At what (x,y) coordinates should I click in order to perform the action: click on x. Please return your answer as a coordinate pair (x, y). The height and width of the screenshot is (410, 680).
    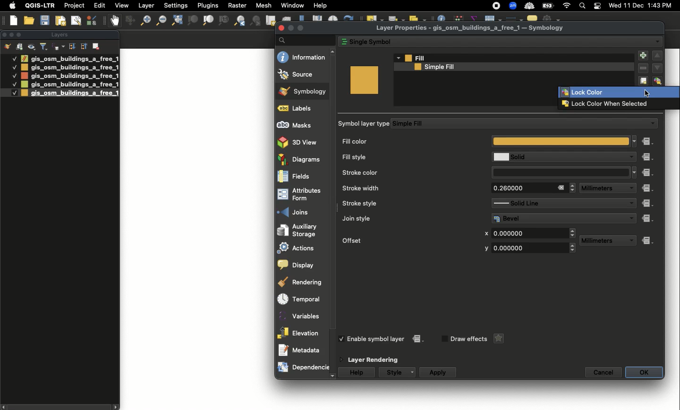
    Looking at the image, I should click on (486, 234).